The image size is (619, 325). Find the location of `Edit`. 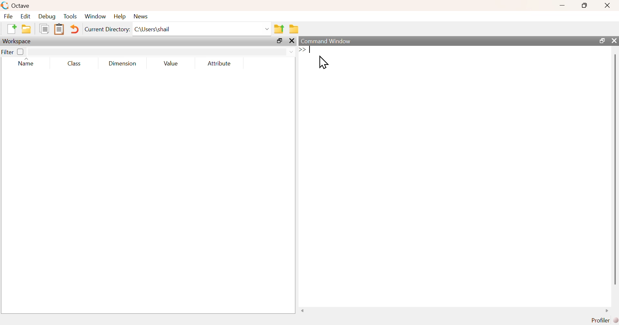

Edit is located at coordinates (25, 16).